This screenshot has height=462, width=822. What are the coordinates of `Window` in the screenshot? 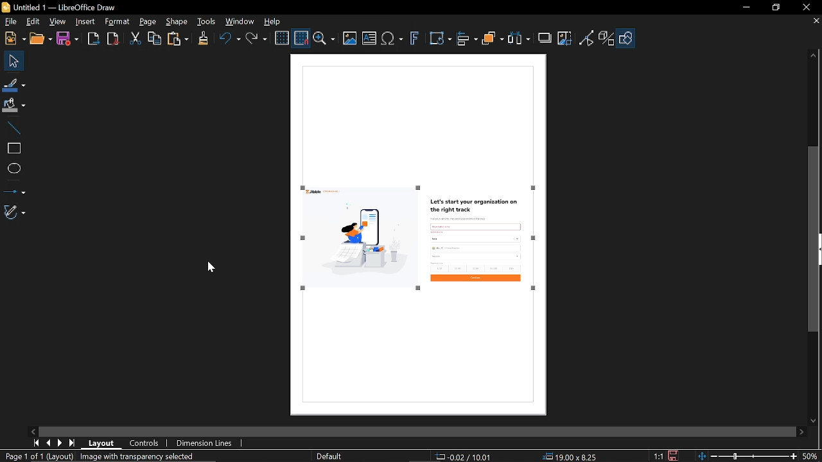 It's located at (240, 23).